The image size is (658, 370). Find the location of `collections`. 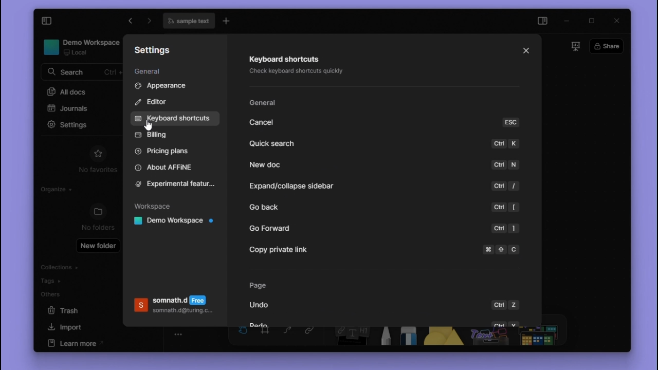

collections is located at coordinates (59, 266).